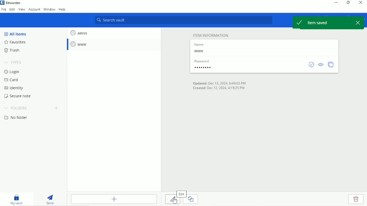  What do you see at coordinates (356, 200) in the screenshot?
I see `Delete` at bounding box center [356, 200].